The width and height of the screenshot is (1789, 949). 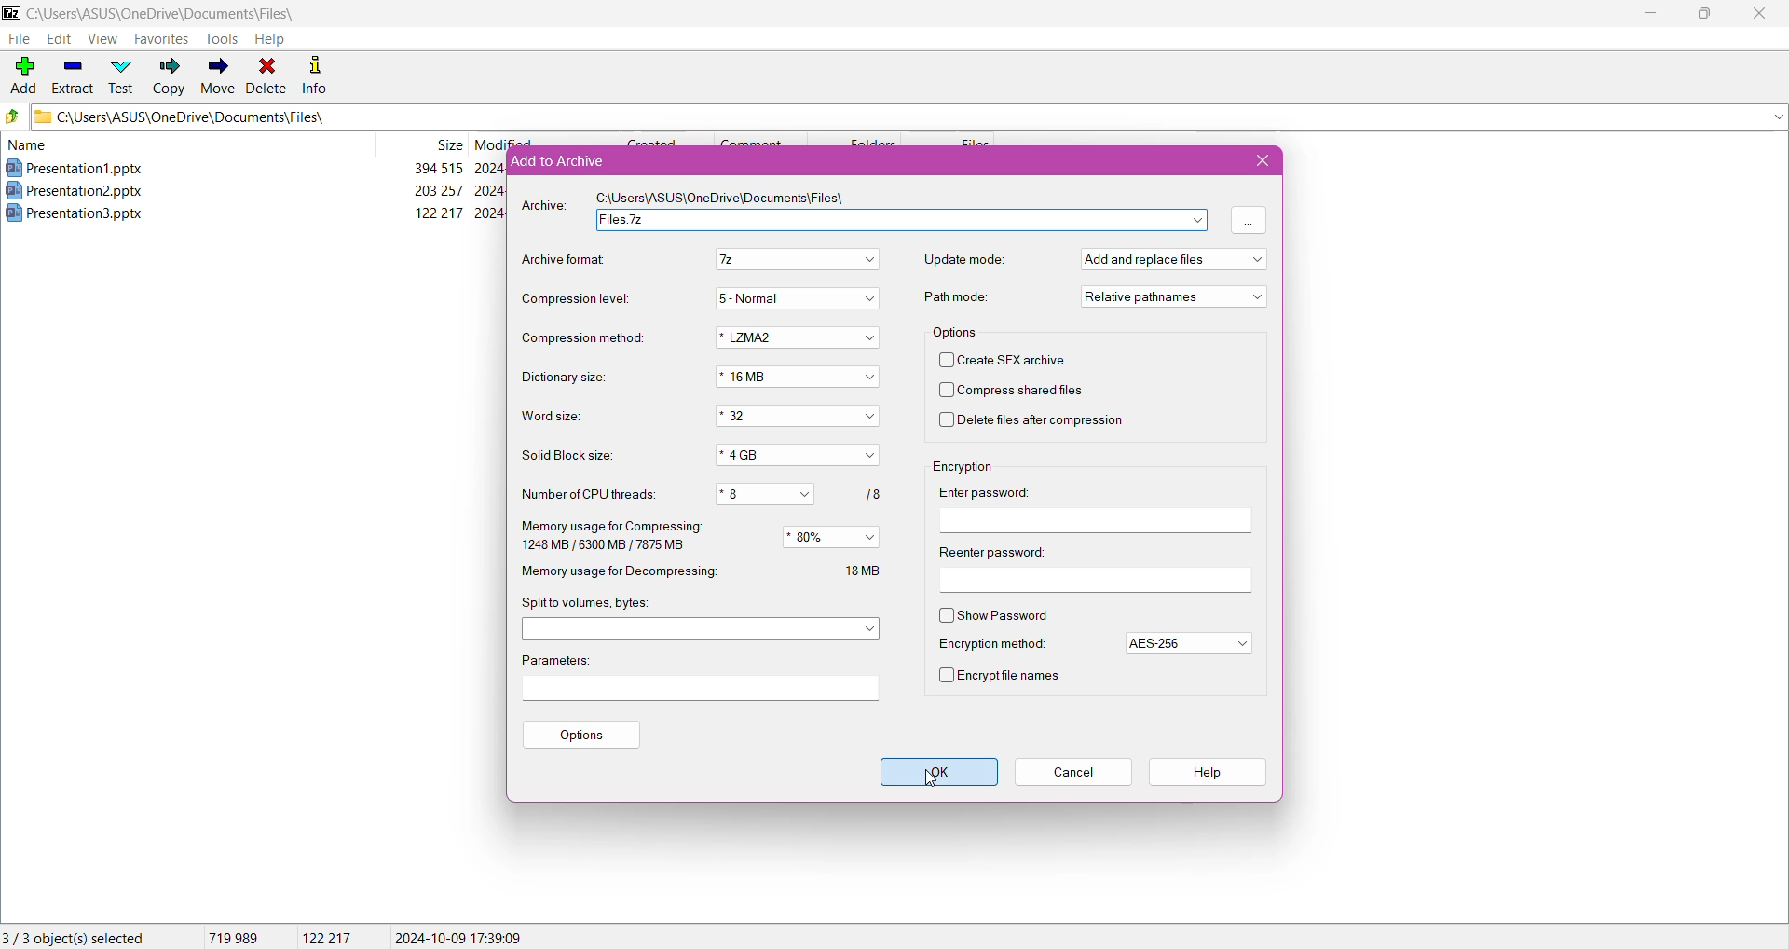 I want to click on Encryption method, so click(x=995, y=645).